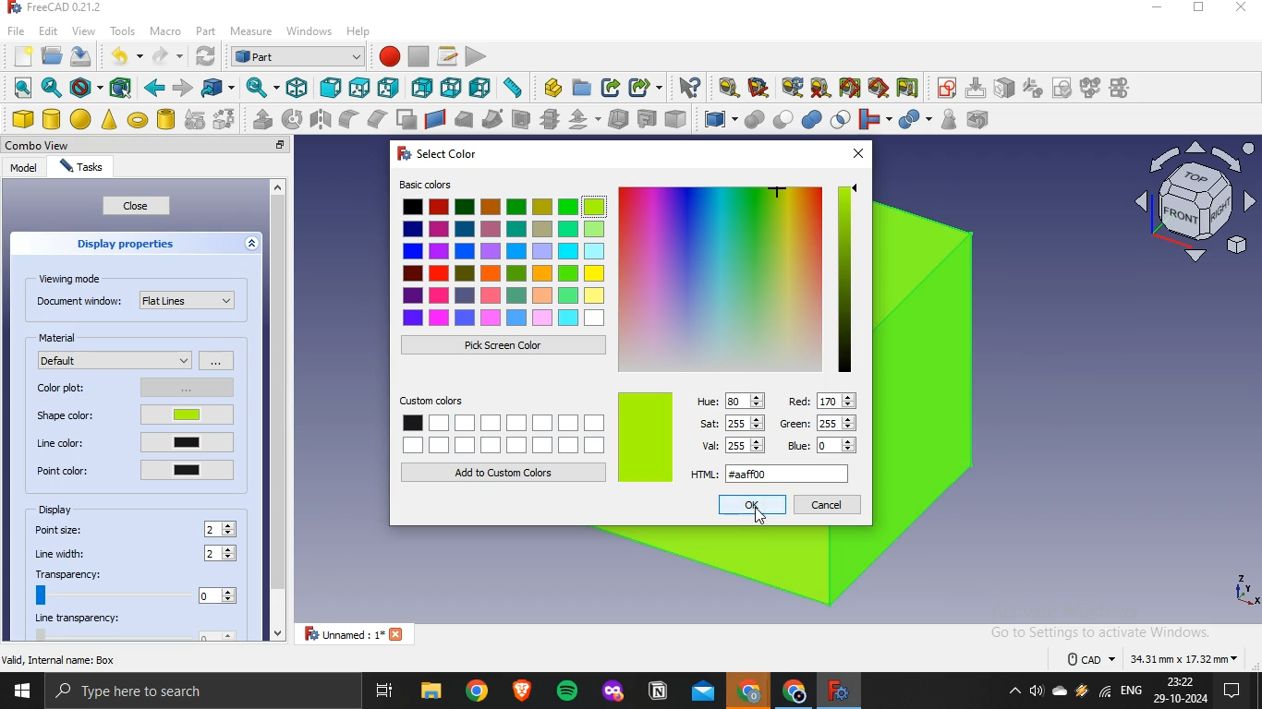  What do you see at coordinates (164, 31) in the screenshot?
I see `macro` at bounding box center [164, 31].